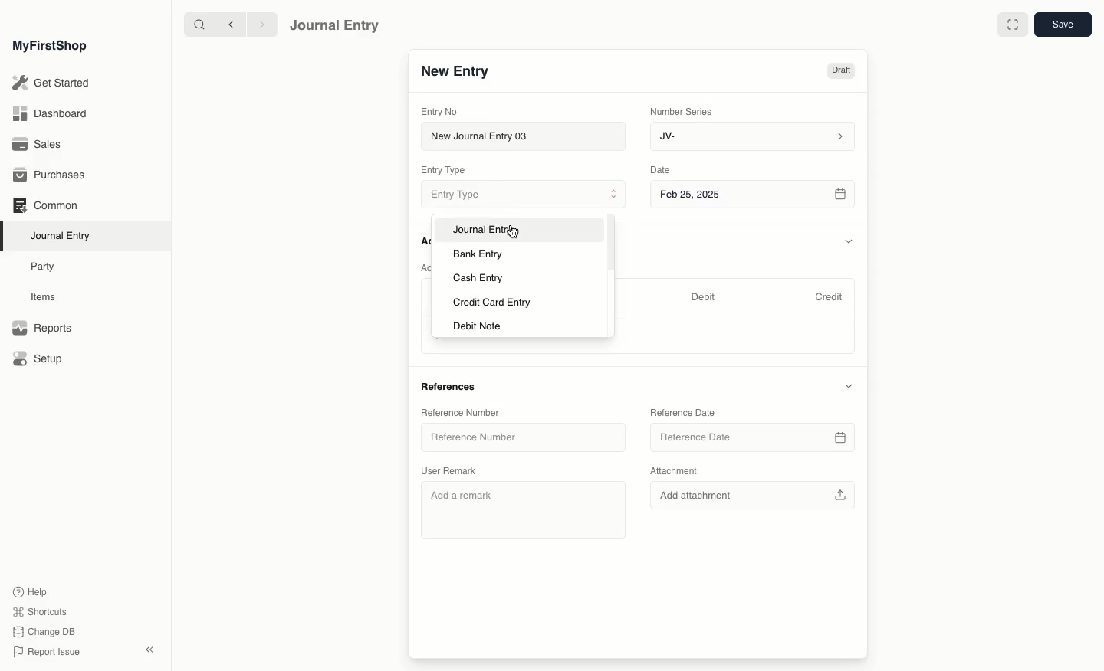 The image size is (1104, 671). I want to click on Party, so click(44, 266).